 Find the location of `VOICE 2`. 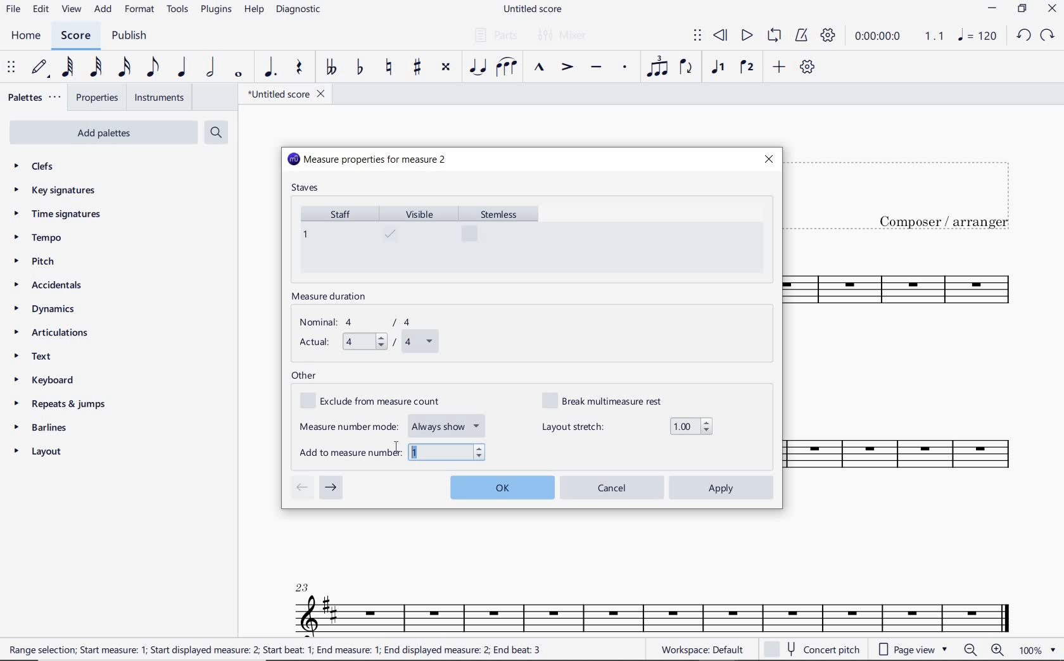

VOICE 2 is located at coordinates (747, 68).